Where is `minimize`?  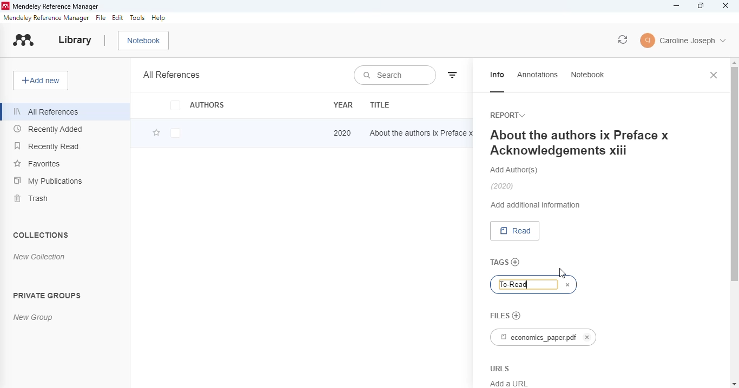 minimize is located at coordinates (677, 6).